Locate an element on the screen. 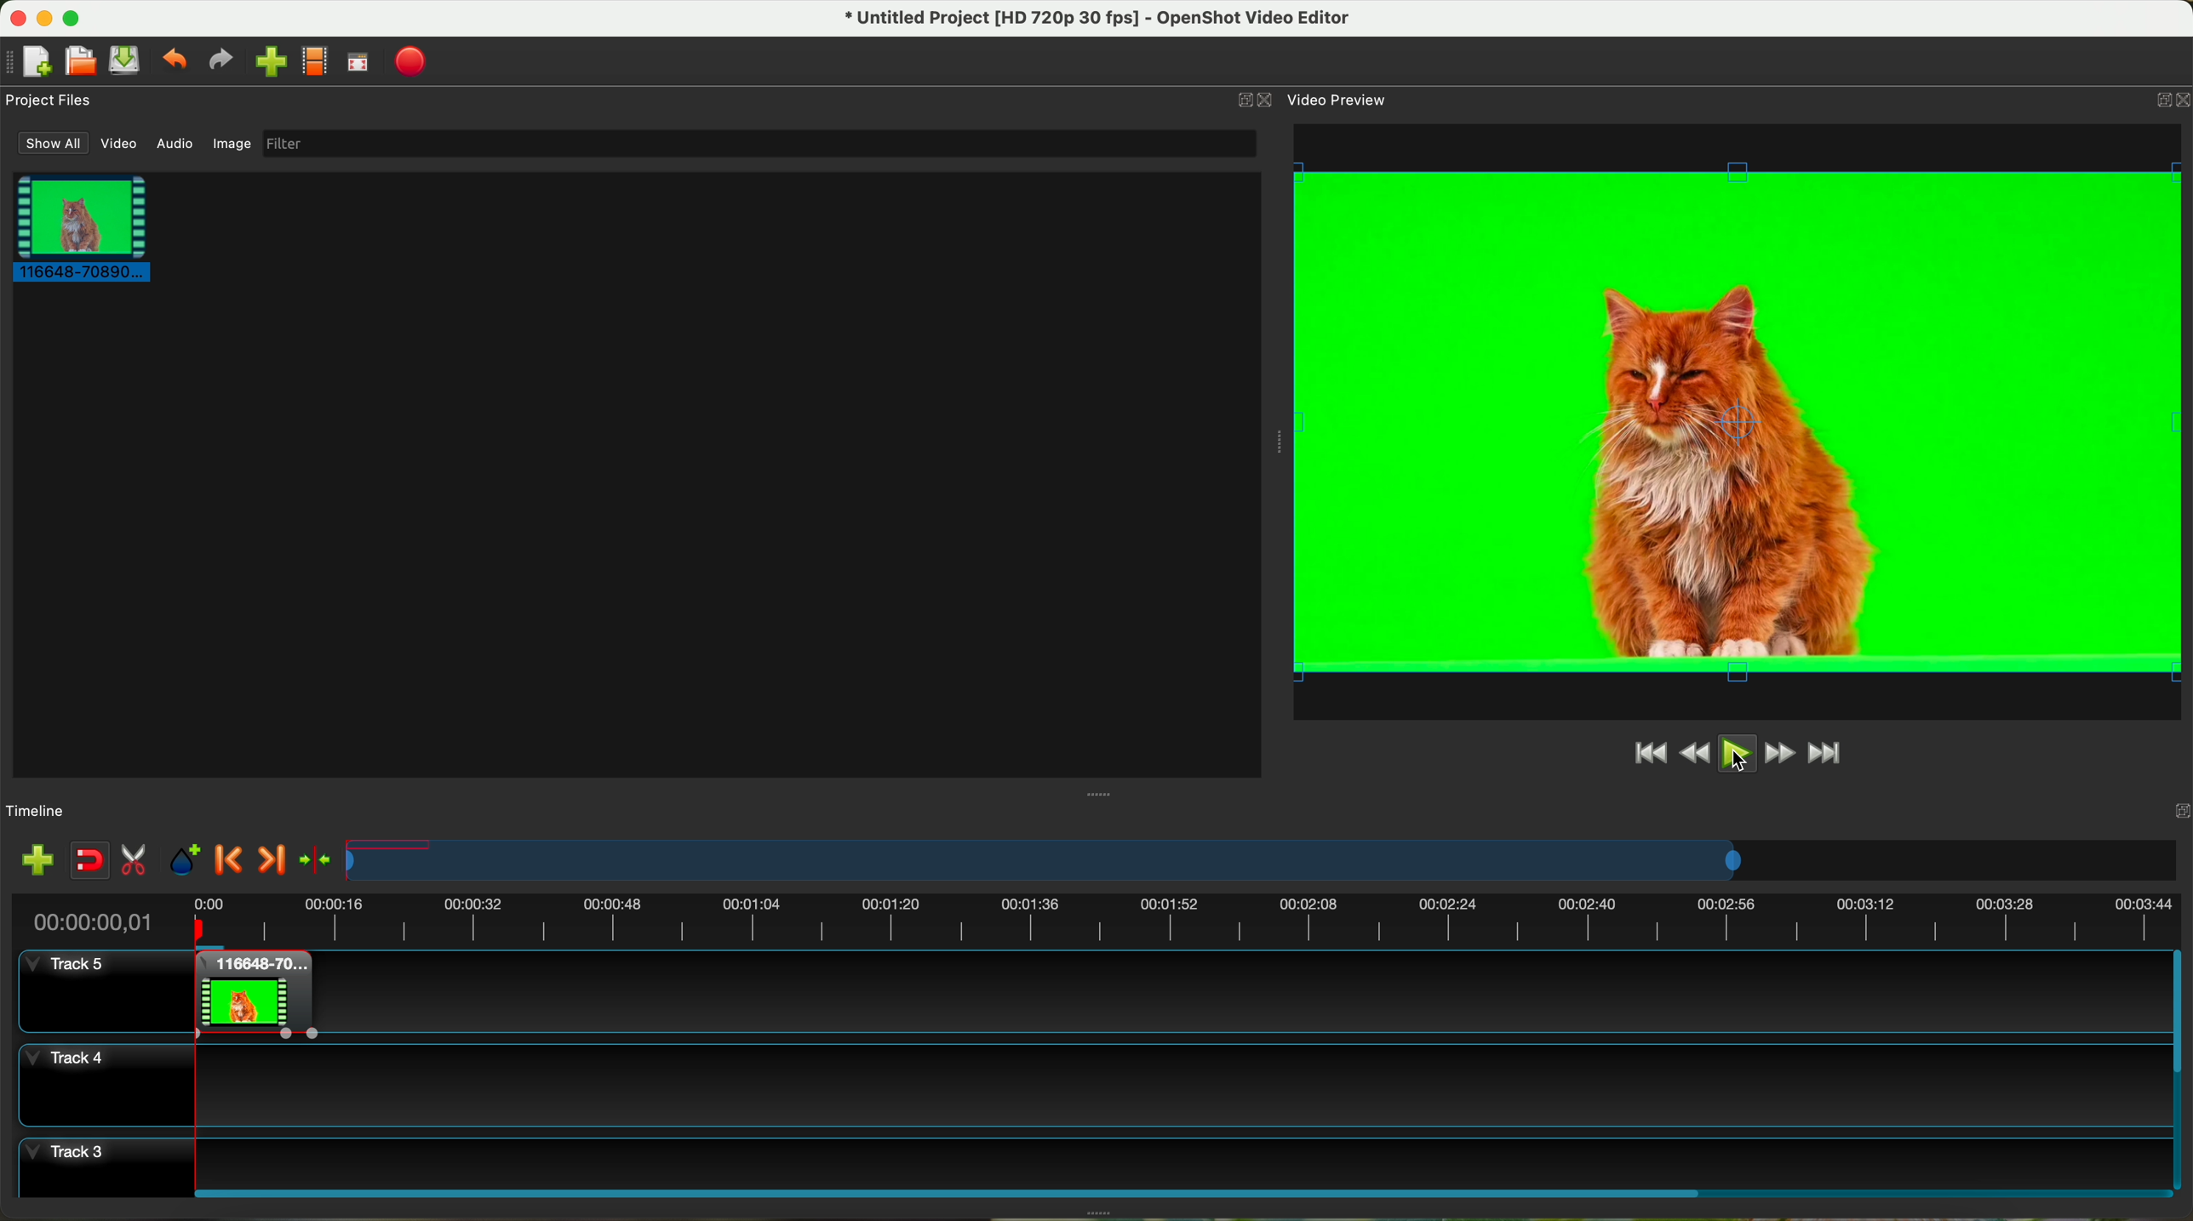 The height and width of the screenshot is (1221, 2193). track 4 is located at coordinates (1091, 1085).